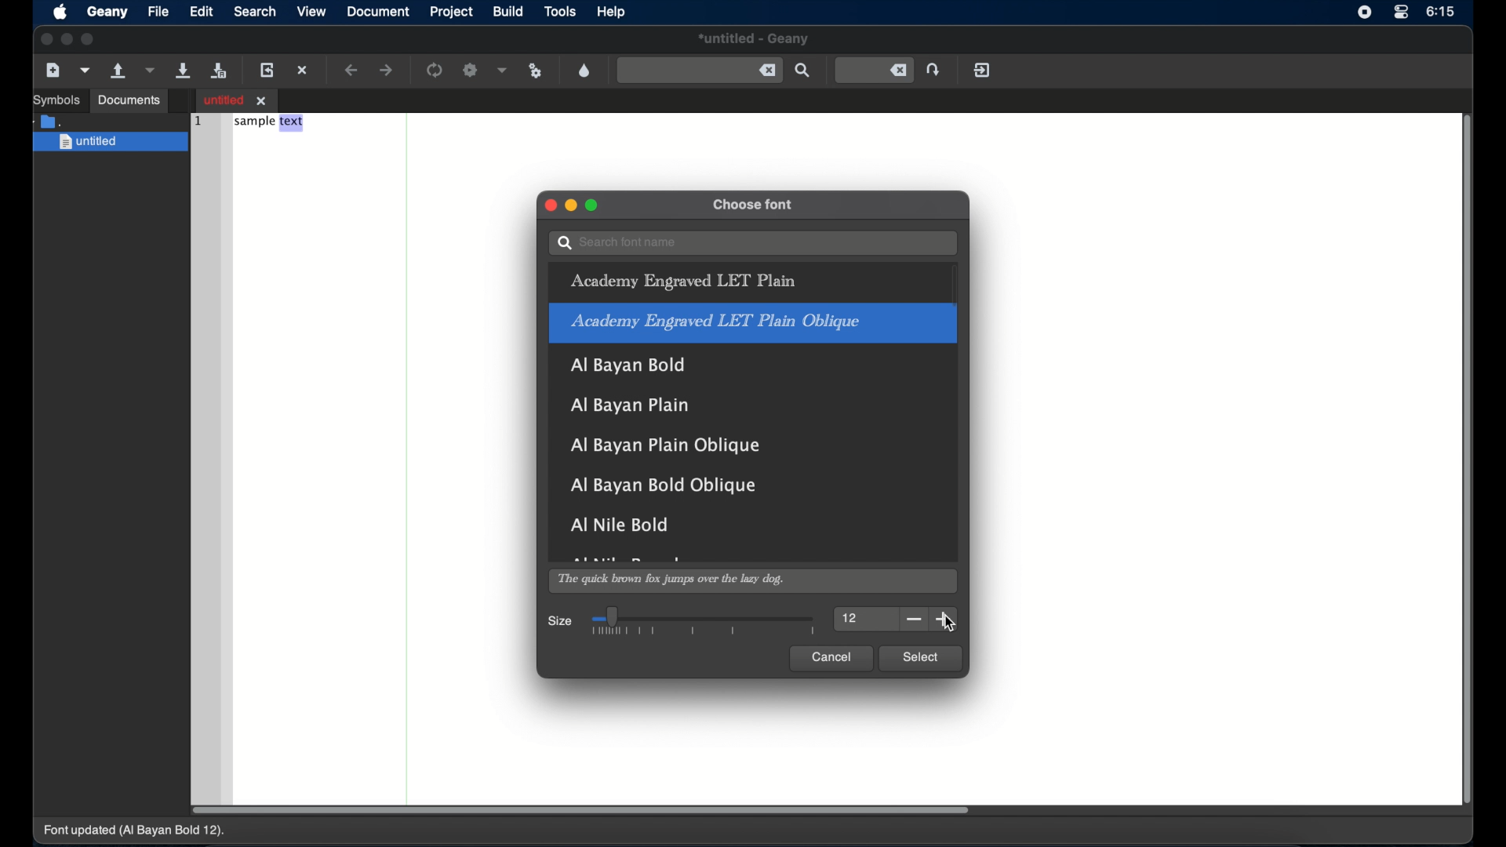  I want to click on screen recorder icon, so click(1364, 13).